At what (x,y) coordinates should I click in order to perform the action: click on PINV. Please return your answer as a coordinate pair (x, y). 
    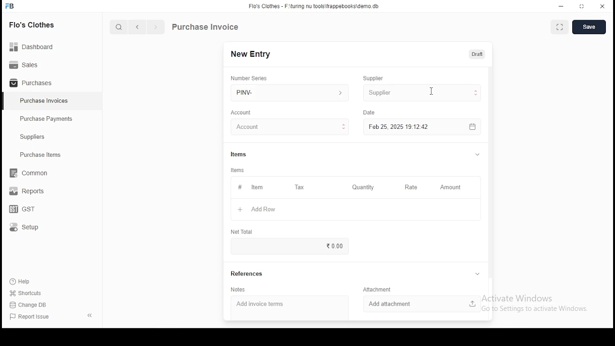
    Looking at the image, I should click on (290, 91).